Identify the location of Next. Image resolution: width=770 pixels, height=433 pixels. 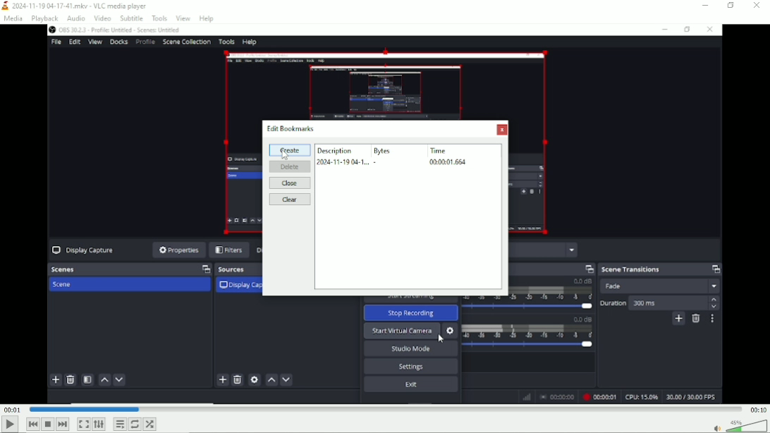
(62, 424).